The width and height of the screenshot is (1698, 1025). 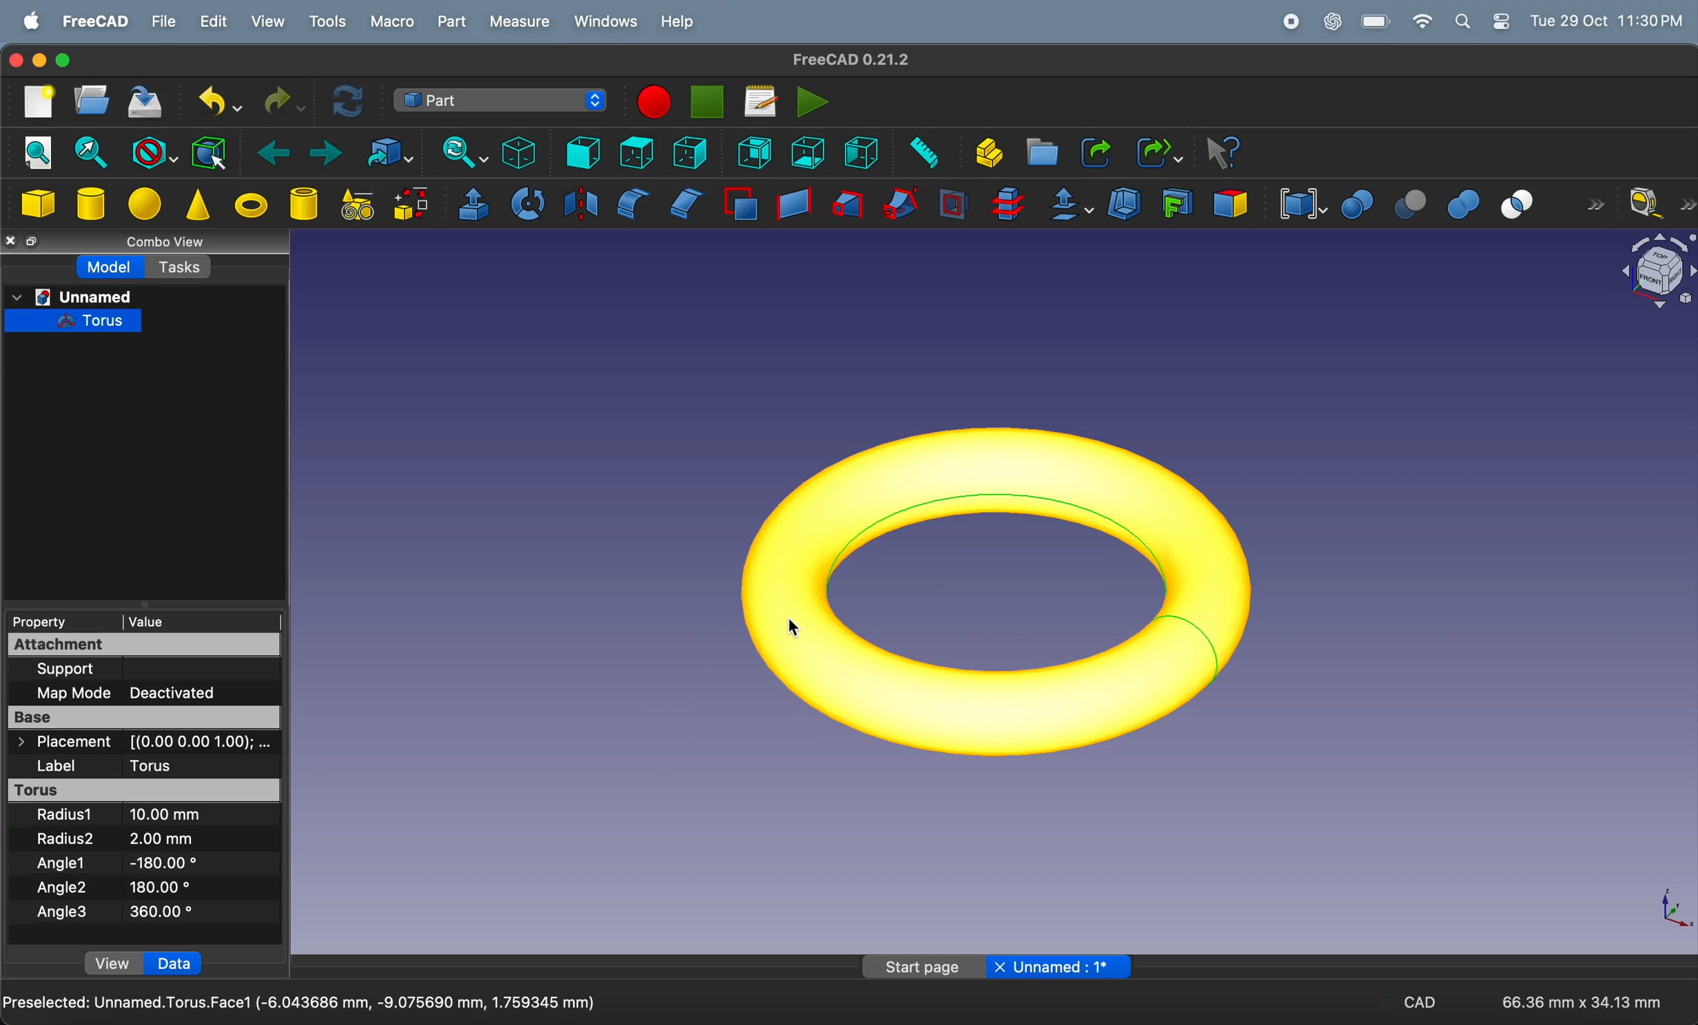 What do you see at coordinates (382, 152) in the screenshot?
I see `go to link objects` at bounding box center [382, 152].